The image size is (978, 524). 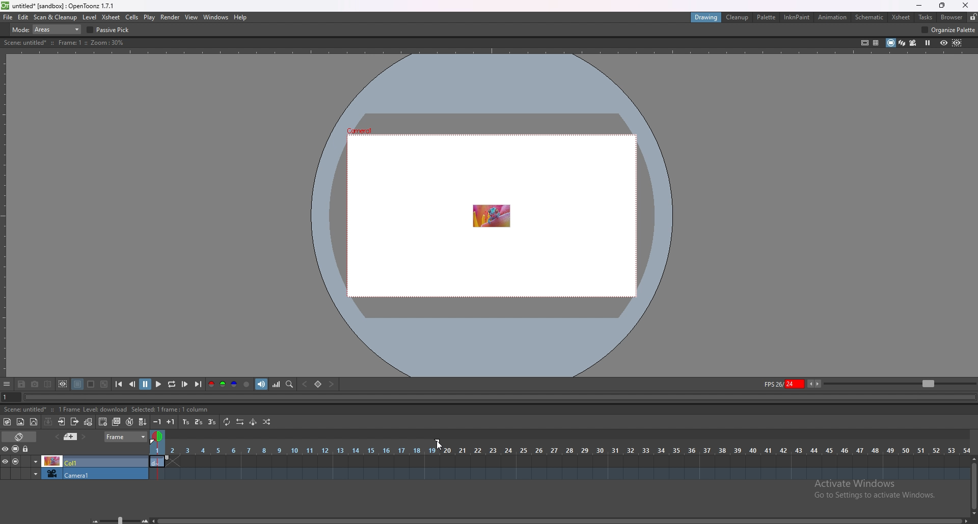 What do you see at coordinates (228, 422) in the screenshot?
I see `repeat` at bounding box center [228, 422].